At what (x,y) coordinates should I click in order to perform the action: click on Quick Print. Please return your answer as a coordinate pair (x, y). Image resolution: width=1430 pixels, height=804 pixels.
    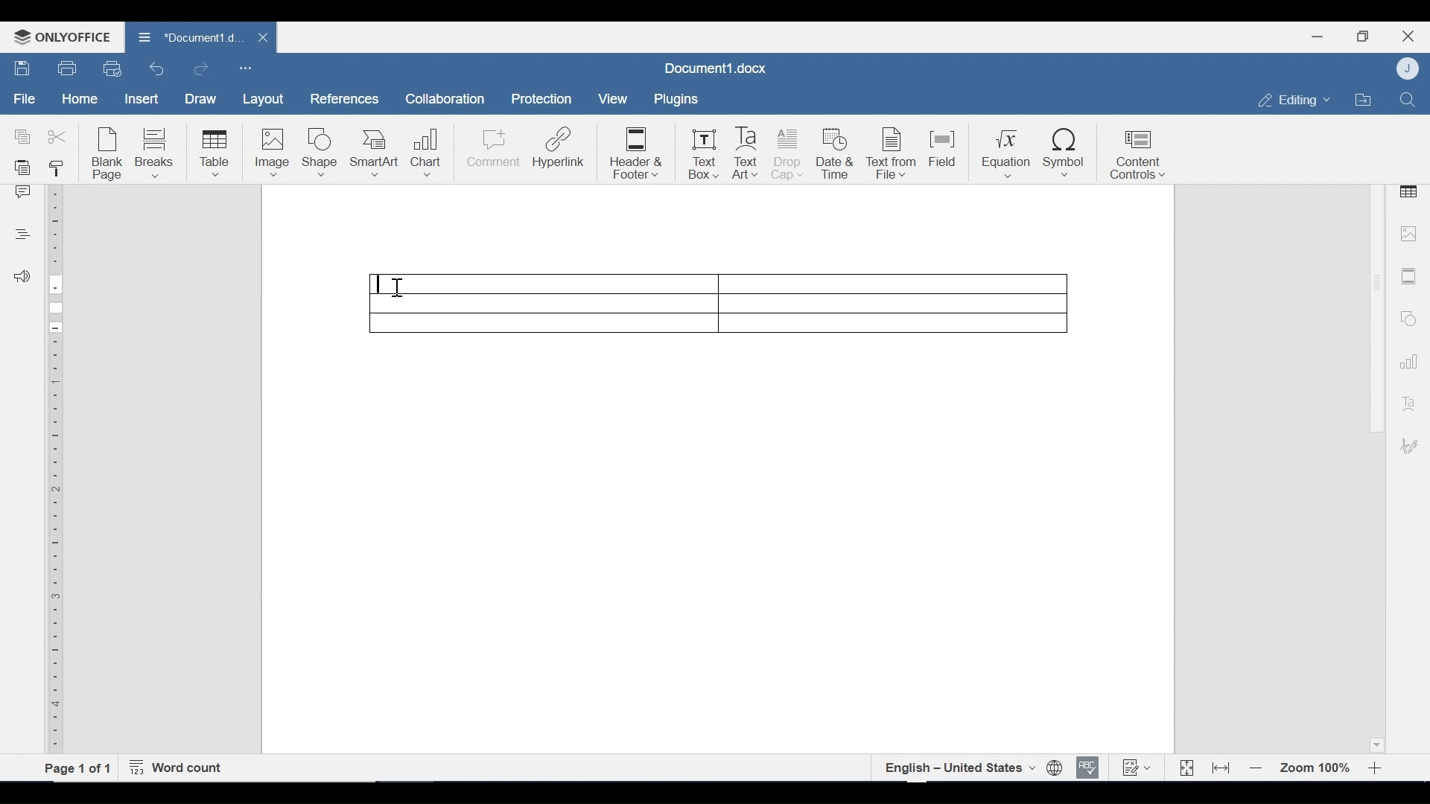
    Looking at the image, I should click on (111, 68).